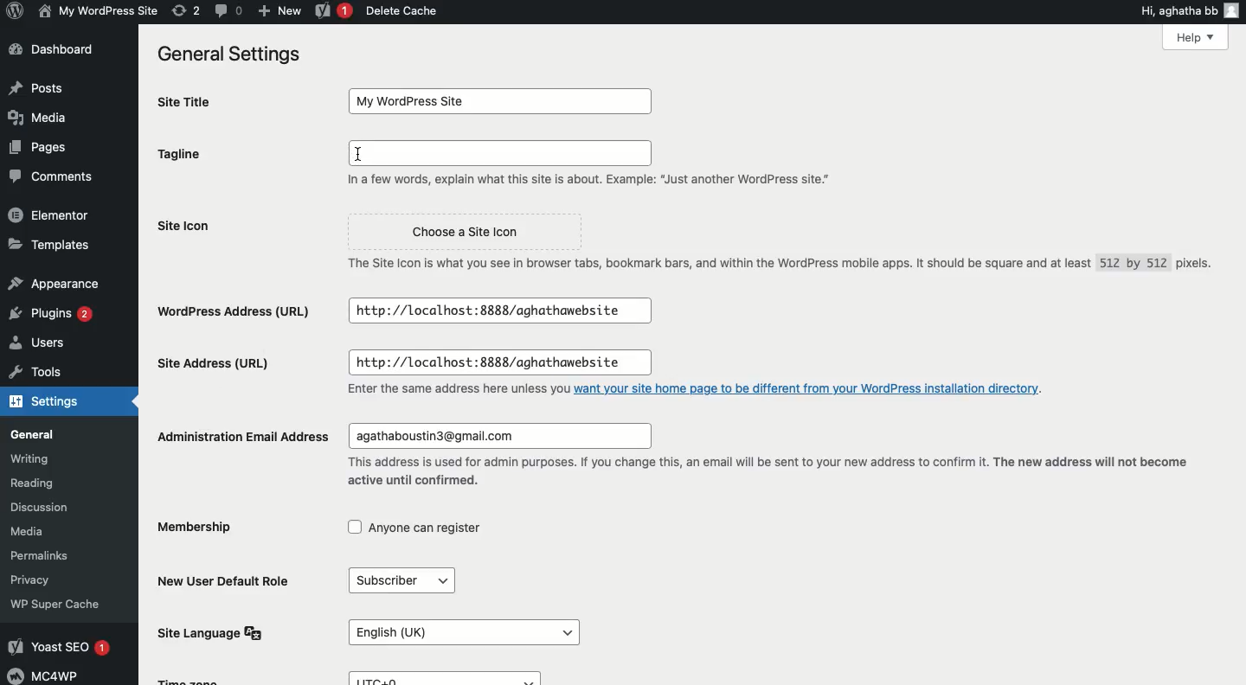 The image size is (1246, 685). I want to click on The Site Icon is what you see in browser tabs, bookmark bars, and within the WordPress mobile apps. It should be square and at least 512 by 512 pixels., so click(772, 262).